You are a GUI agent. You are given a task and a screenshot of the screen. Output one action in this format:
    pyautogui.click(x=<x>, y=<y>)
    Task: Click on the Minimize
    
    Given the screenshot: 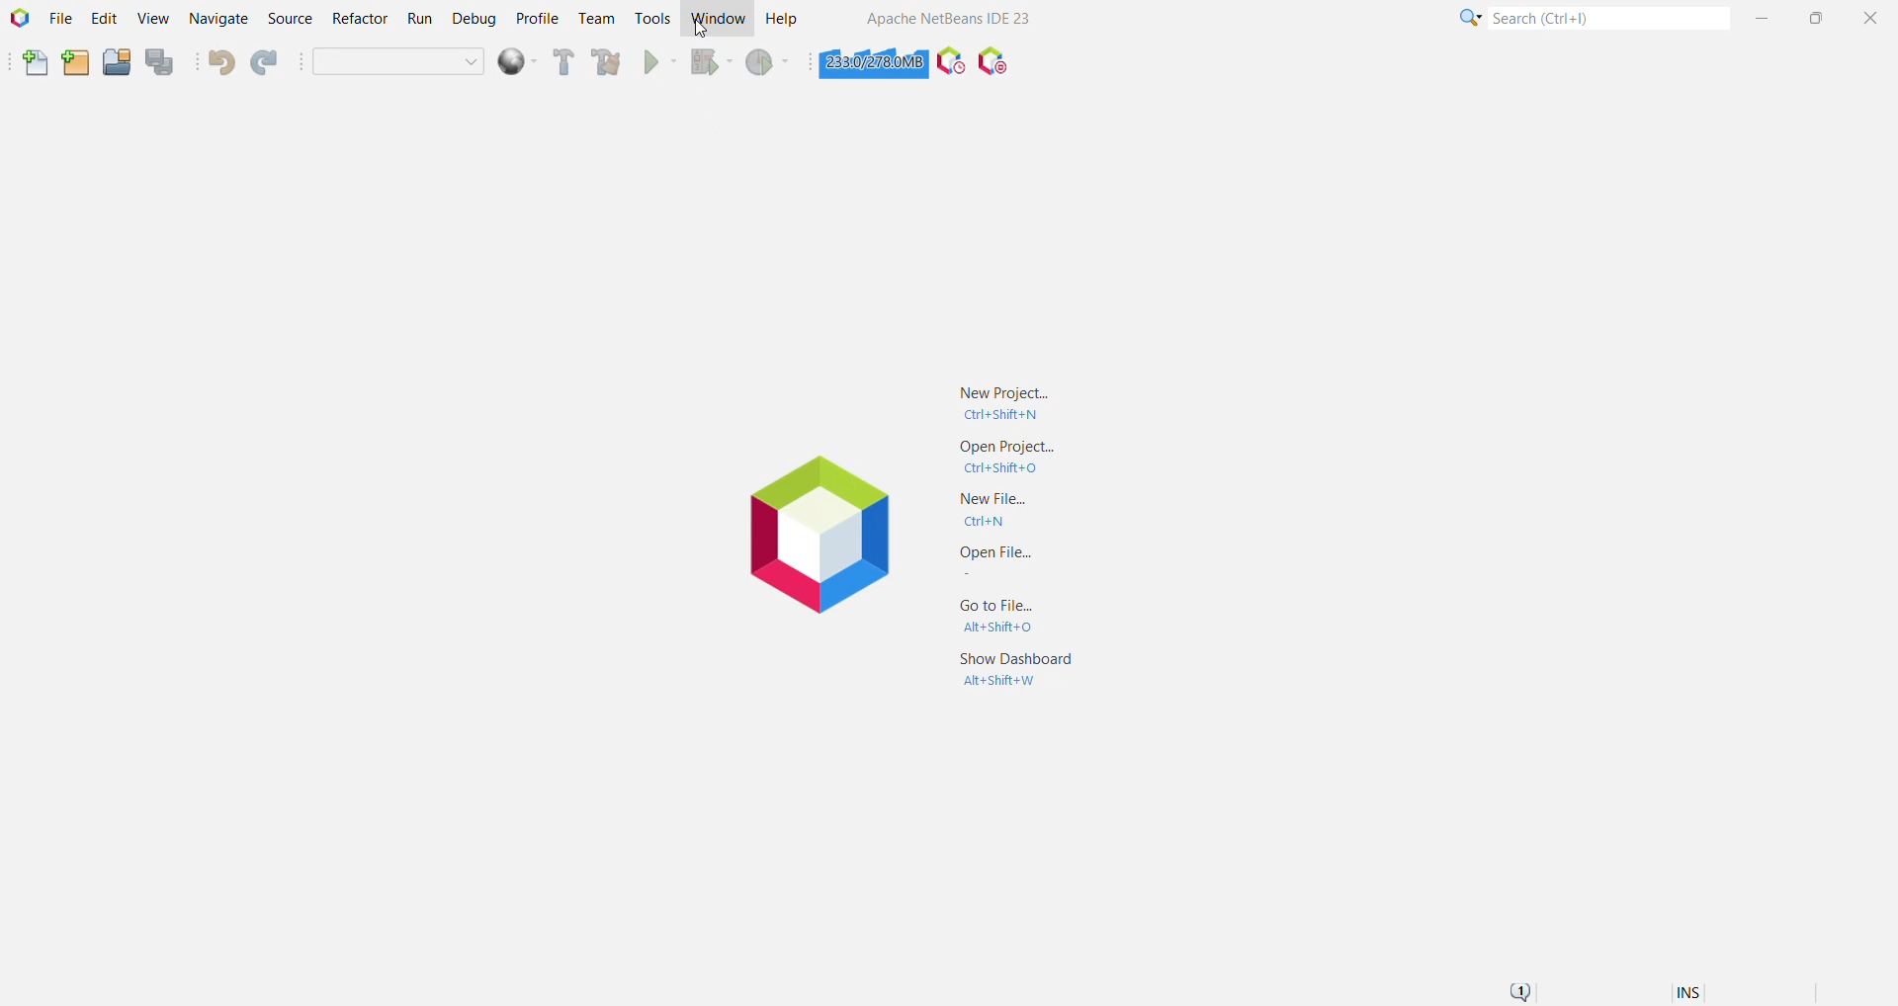 What is the action you would take?
    pyautogui.click(x=1764, y=20)
    